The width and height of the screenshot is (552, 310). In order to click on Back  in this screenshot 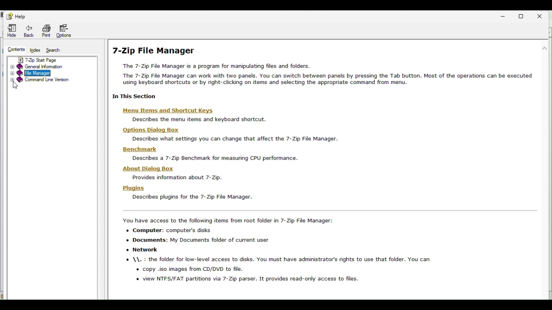, I will do `click(29, 31)`.